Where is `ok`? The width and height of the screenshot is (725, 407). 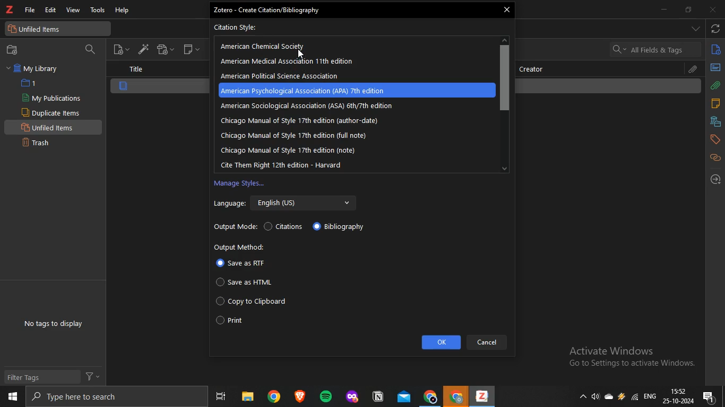 ok is located at coordinates (442, 342).